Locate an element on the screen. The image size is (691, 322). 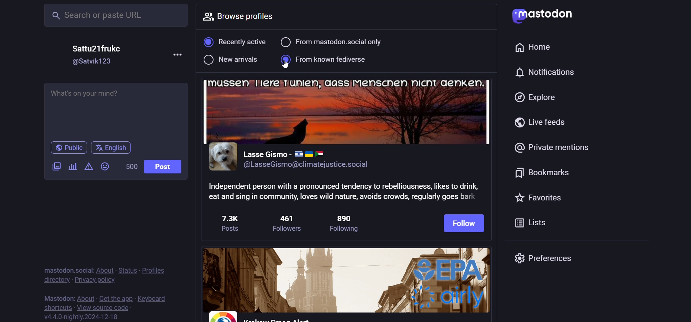
version is located at coordinates (82, 317).